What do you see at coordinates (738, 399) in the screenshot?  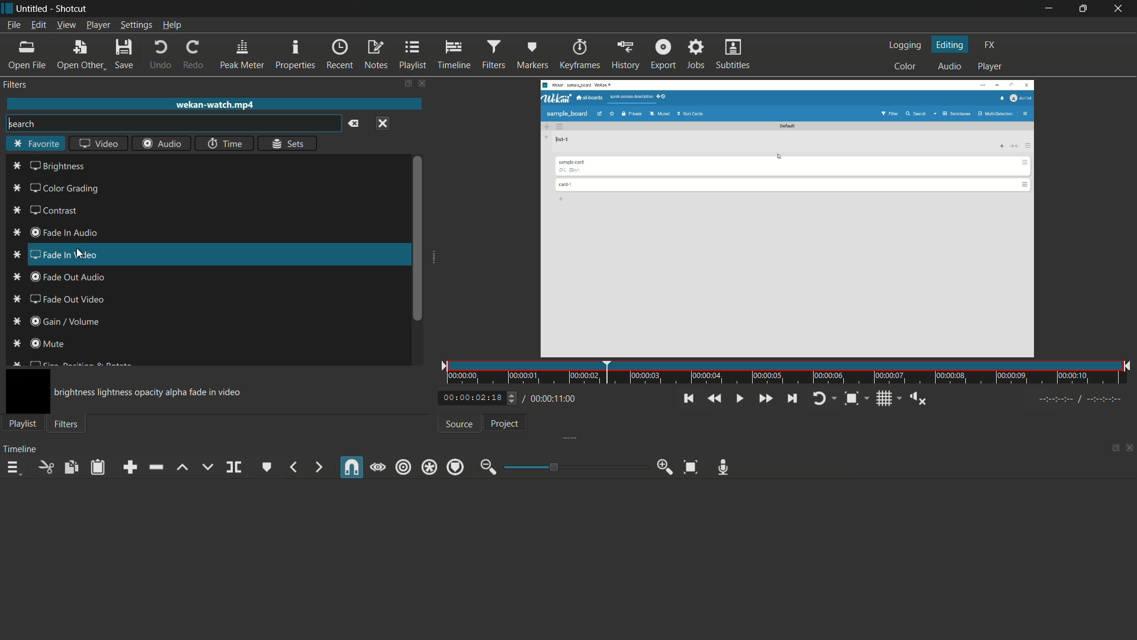 I see `toggle play or pause` at bounding box center [738, 399].